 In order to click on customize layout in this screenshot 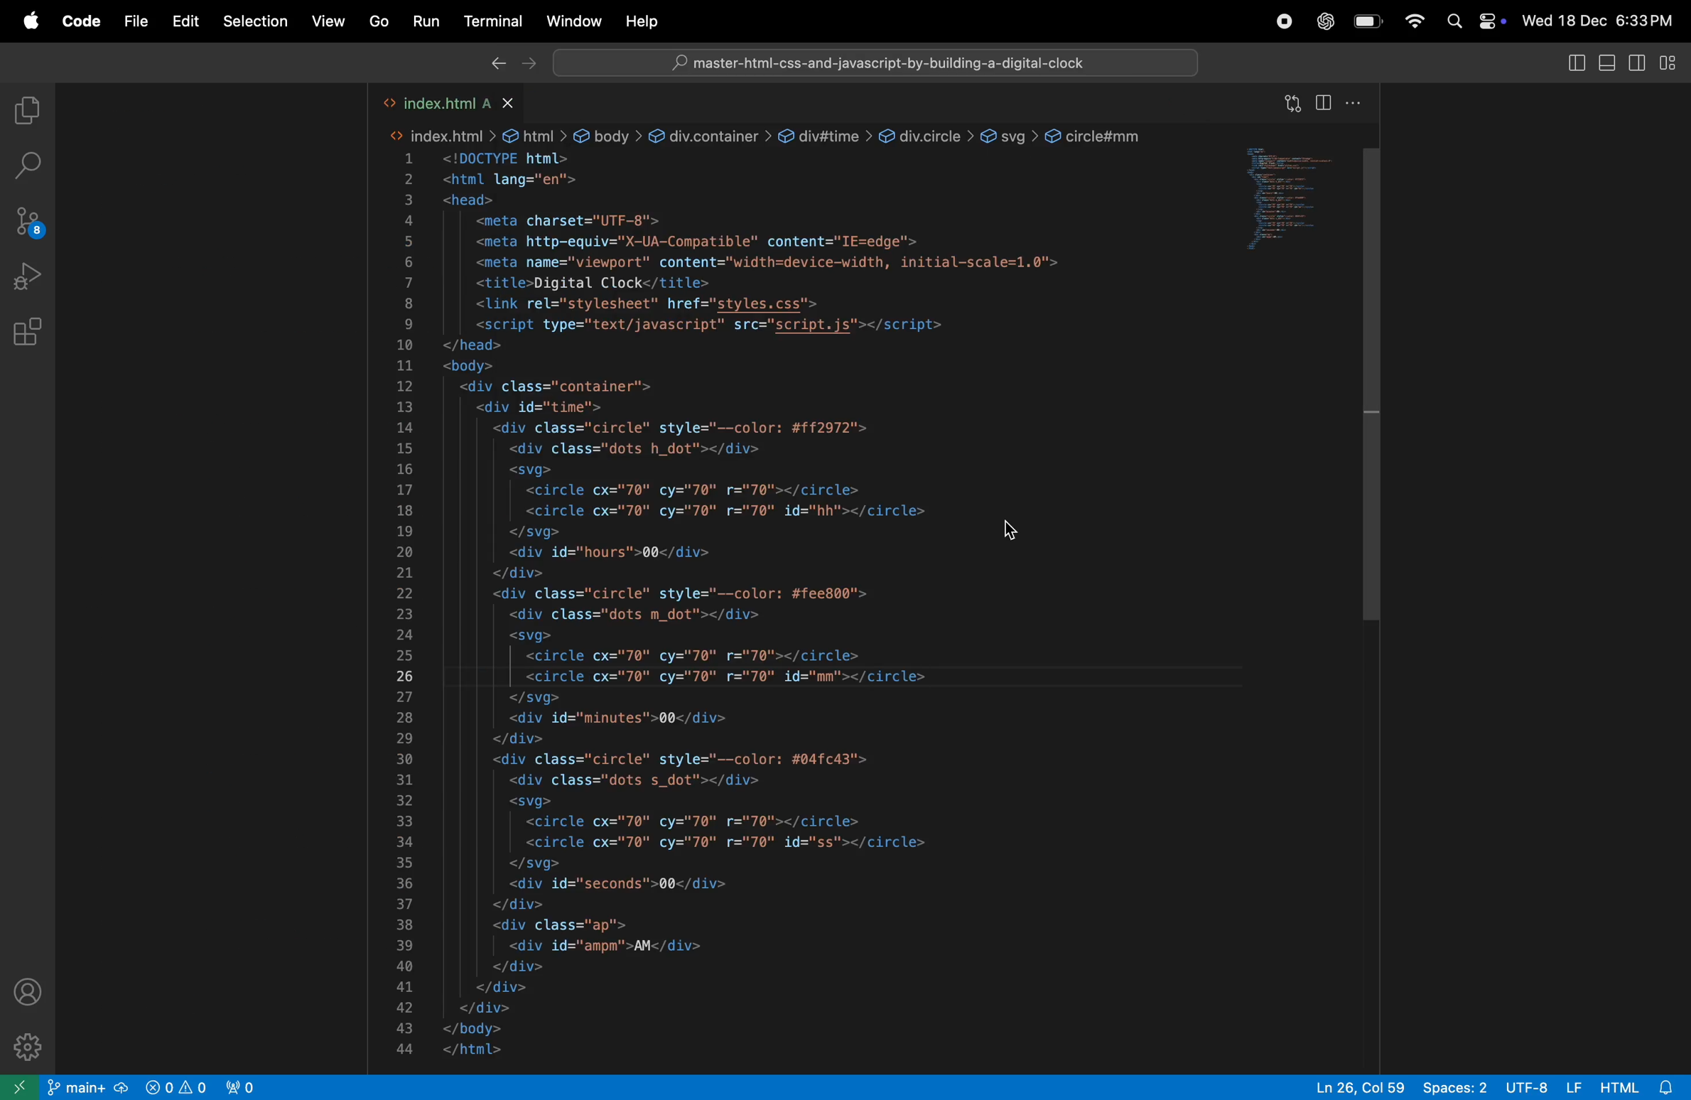, I will do `click(1674, 61)`.